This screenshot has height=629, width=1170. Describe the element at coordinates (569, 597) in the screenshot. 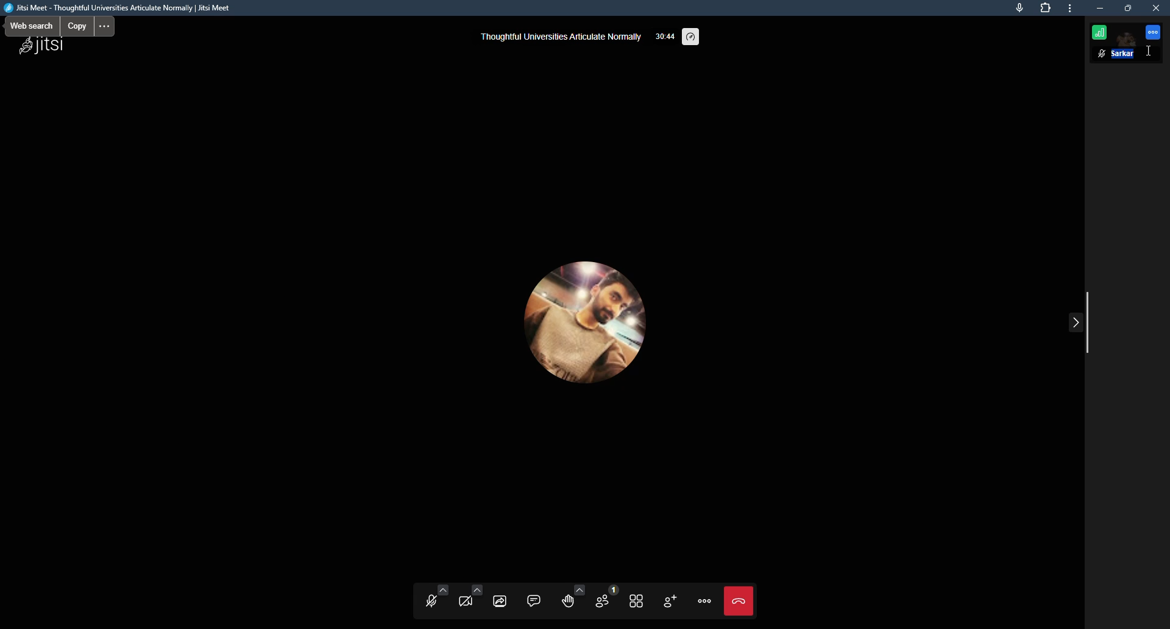

I see `raise your hand` at that location.